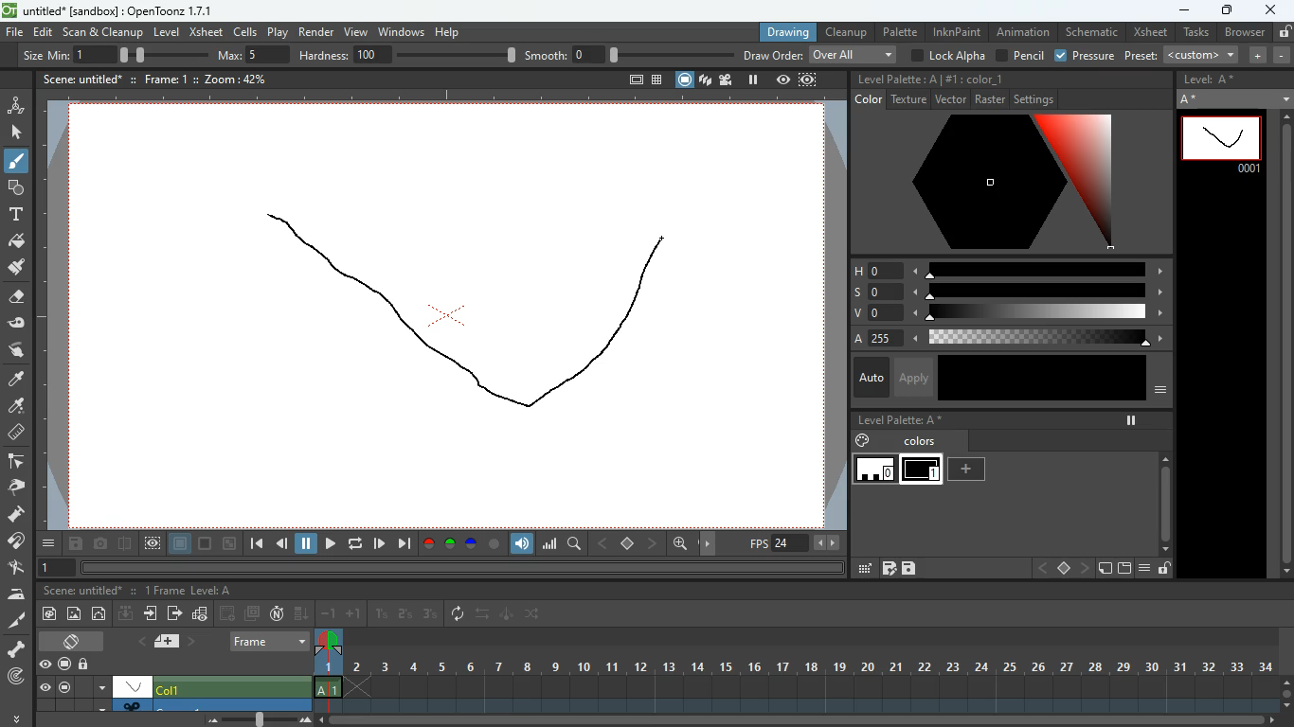 This screenshot has width=1294, height=727. What do you see at coordinates (1004, 339) in the screenshot?
I see `a` at bounding box center [1004, 339].